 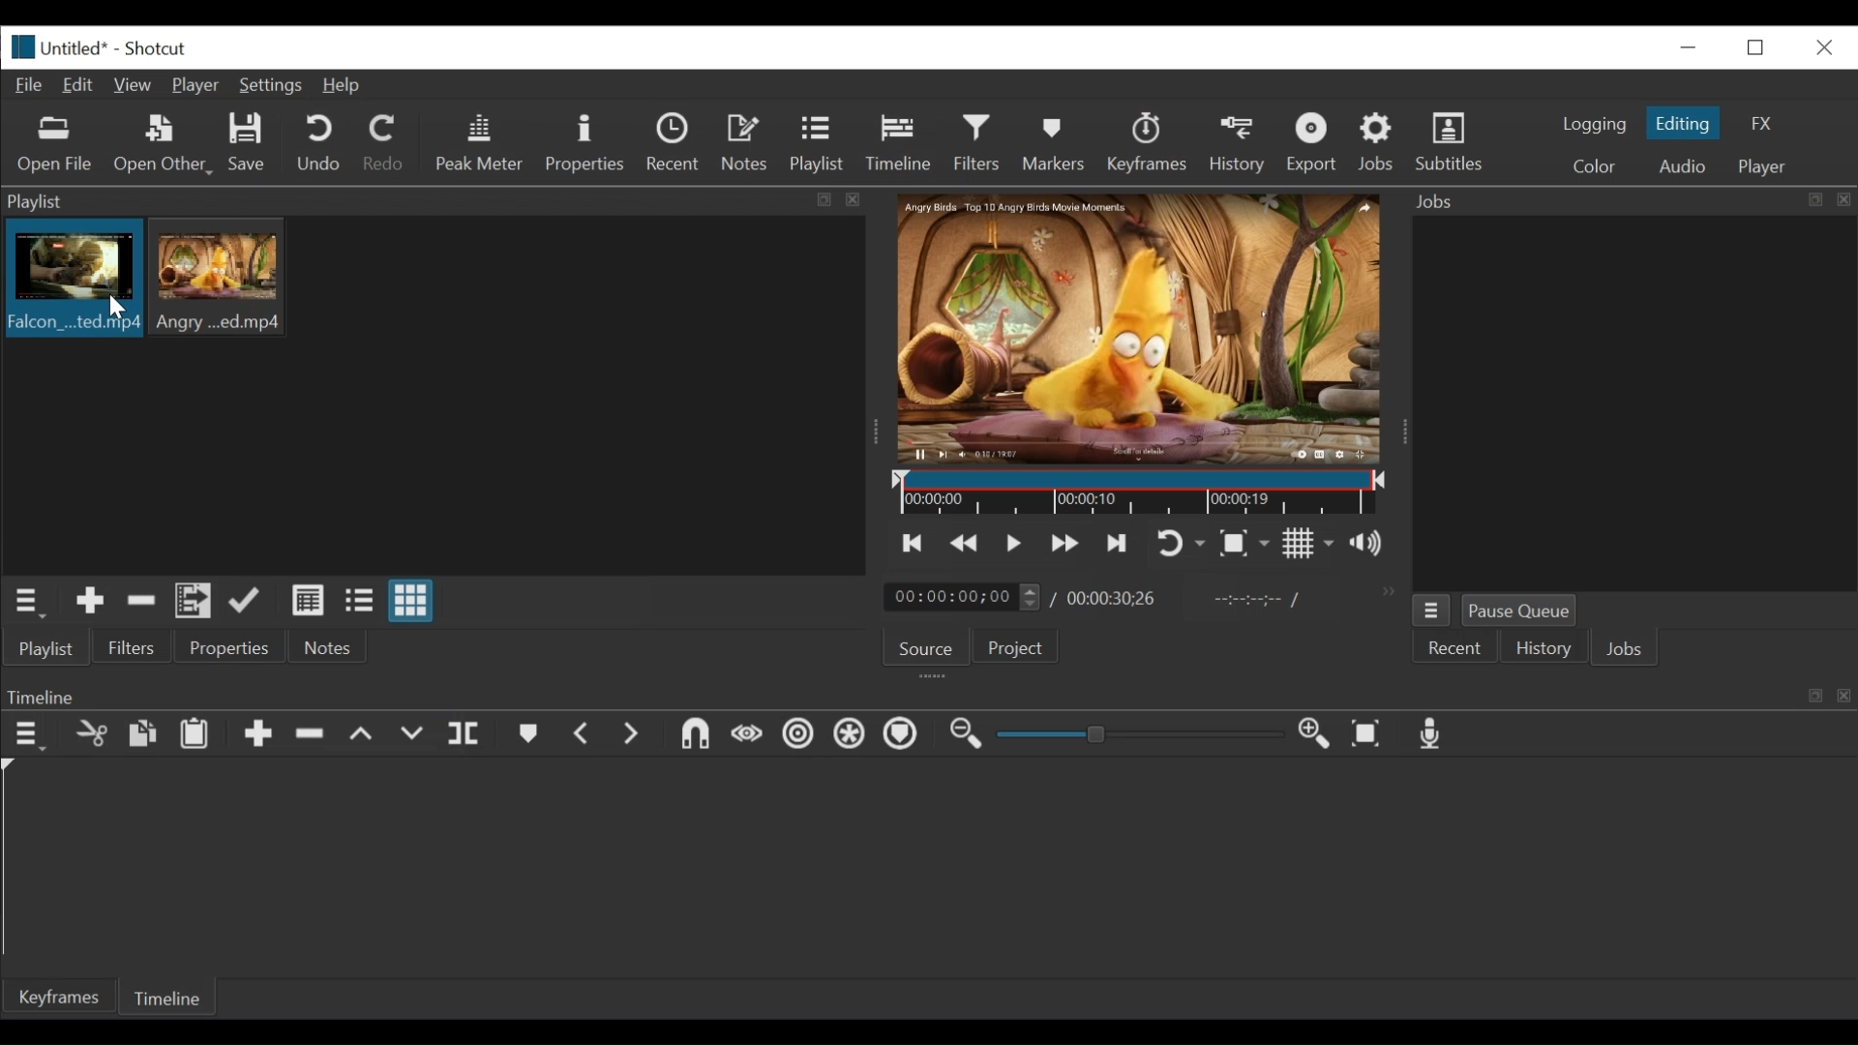 I want to click on Add the source to the playlist, so click(x=88, y=604).